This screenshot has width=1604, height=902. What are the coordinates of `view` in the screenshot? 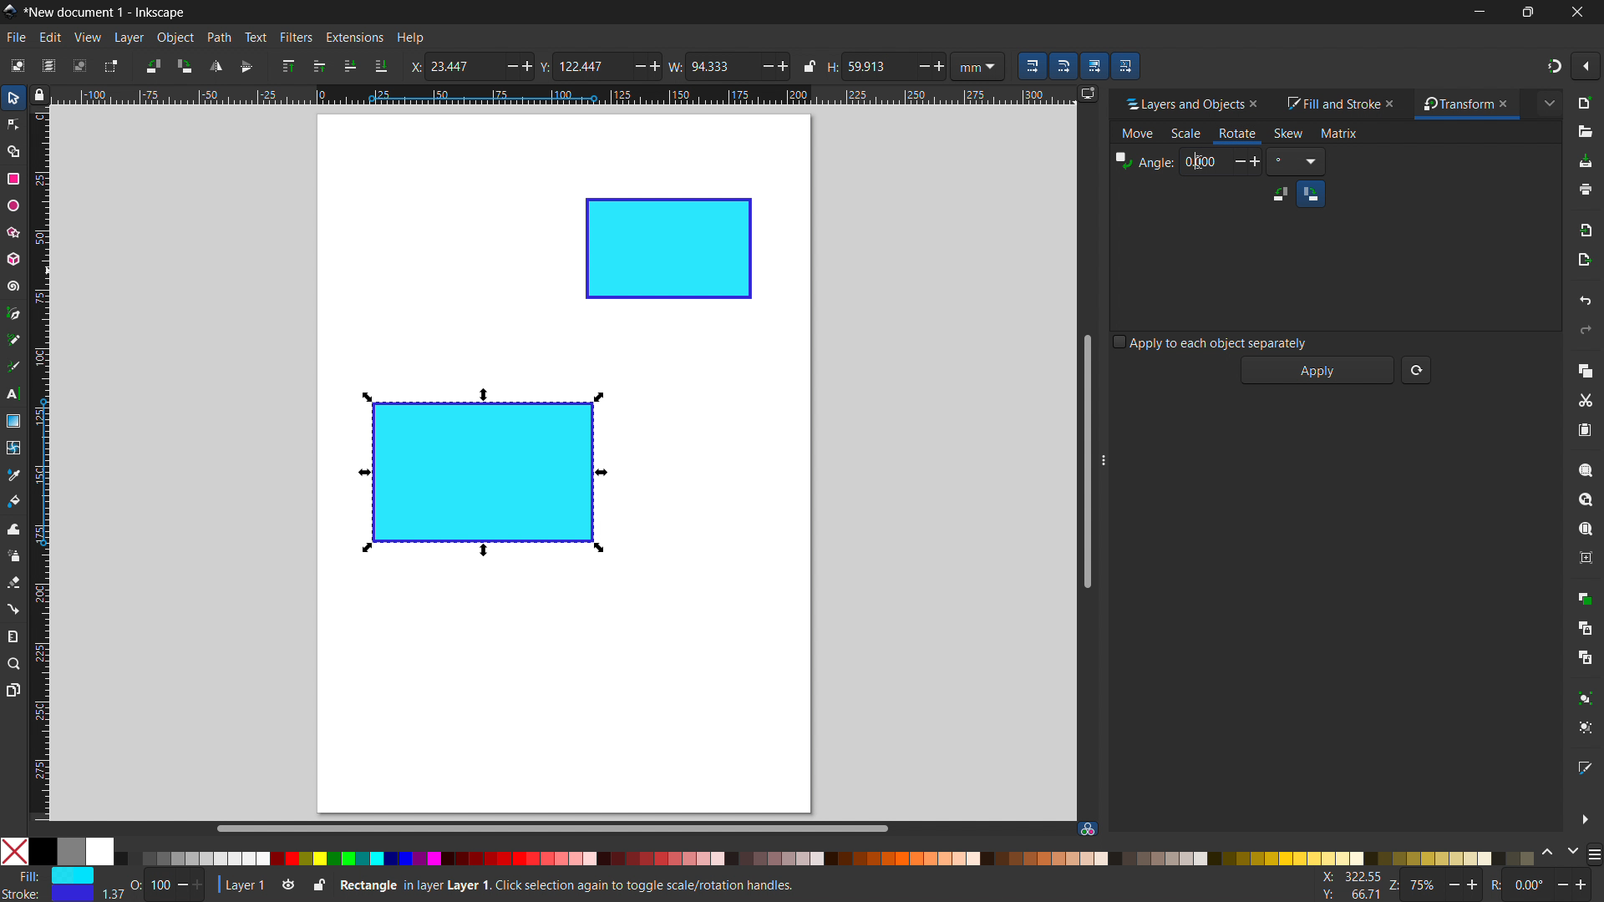 It's located at (87, 38).